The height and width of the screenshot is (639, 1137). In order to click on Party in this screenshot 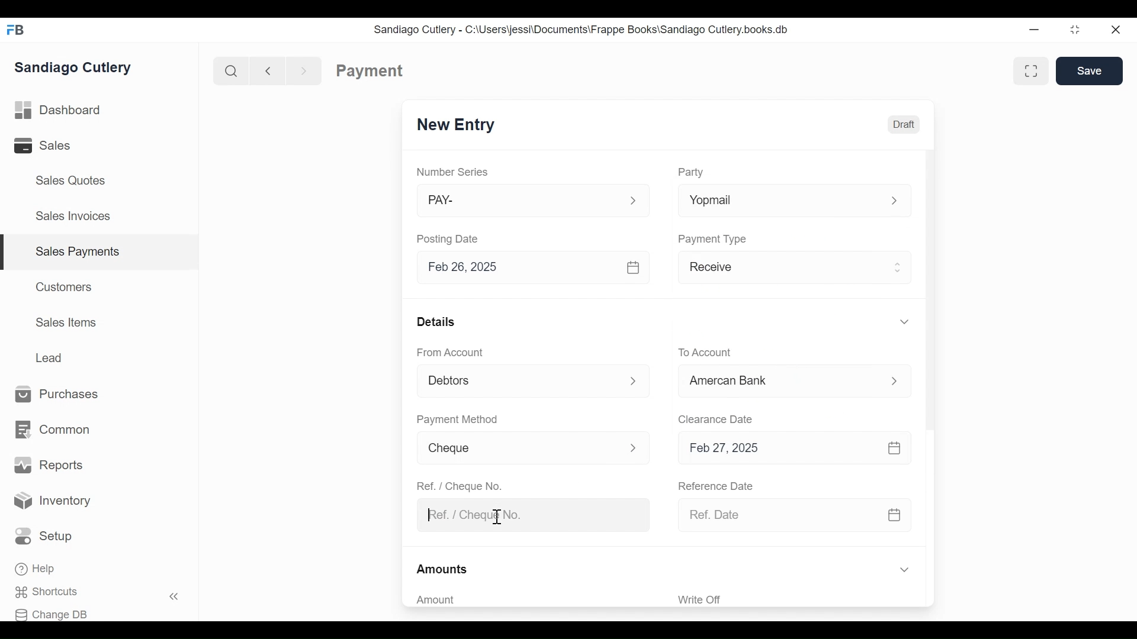, I will do `click(690, 172)`.